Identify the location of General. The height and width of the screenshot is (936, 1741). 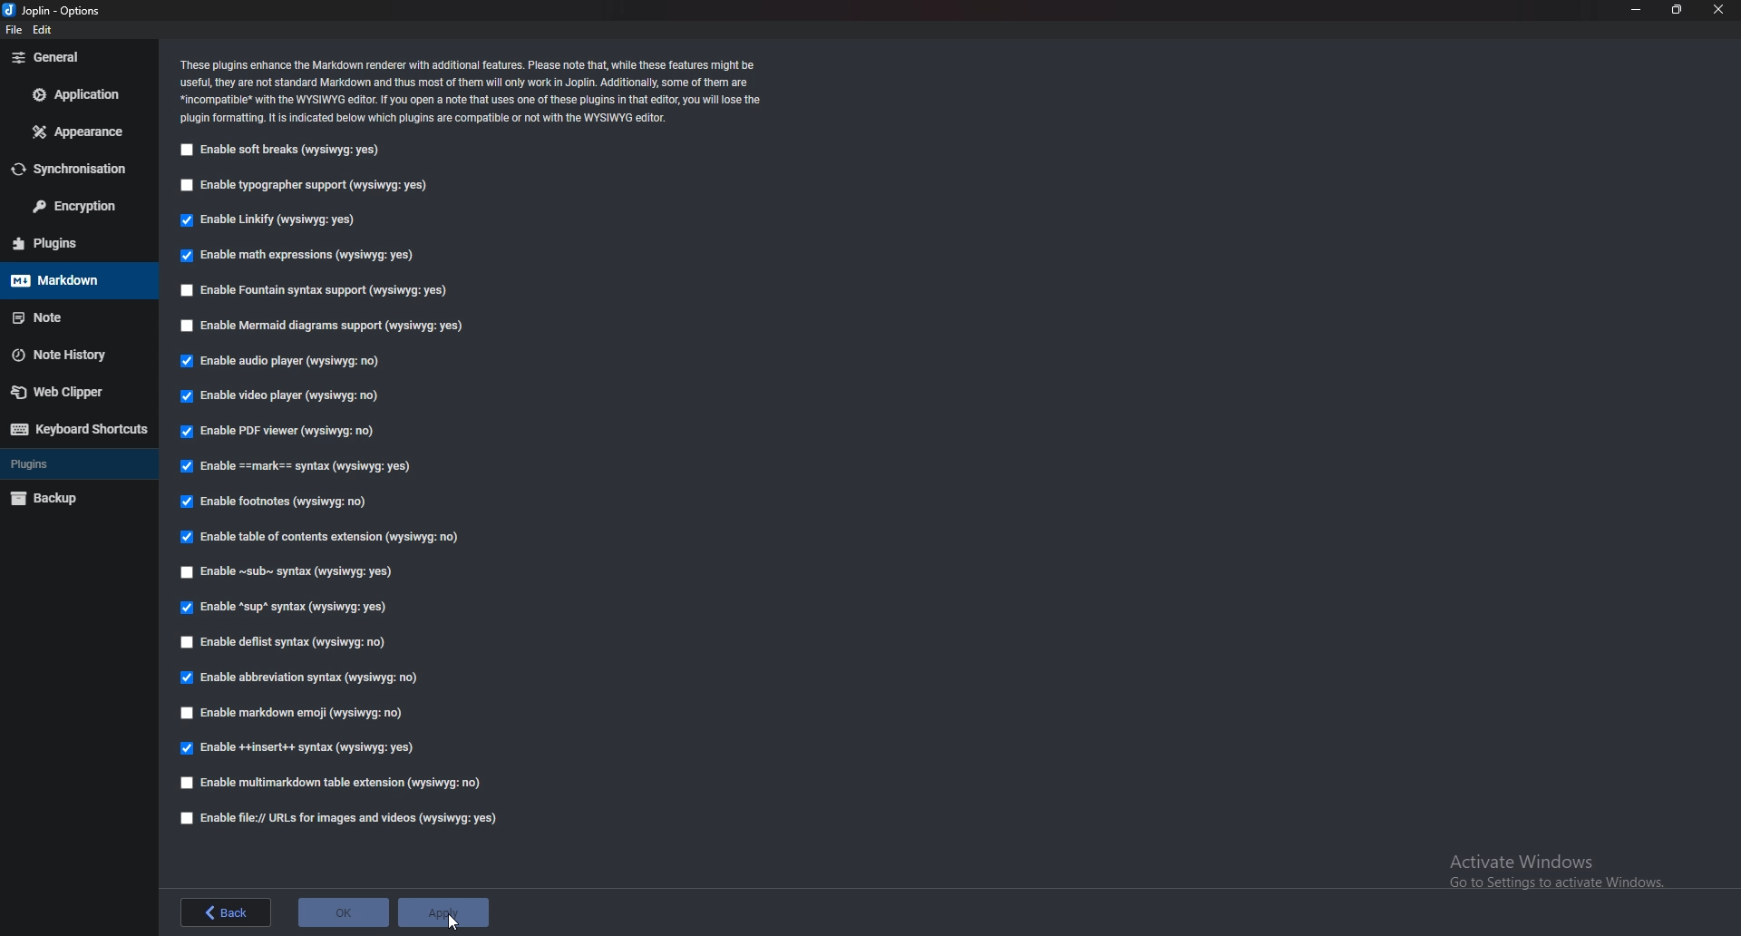
(78, 58).